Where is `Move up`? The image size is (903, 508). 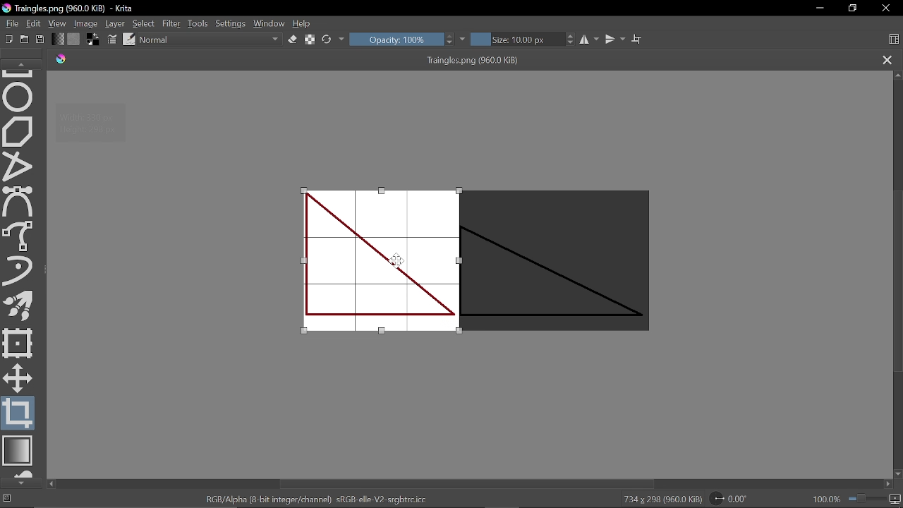 Move up is located at coordinates (897, 75).